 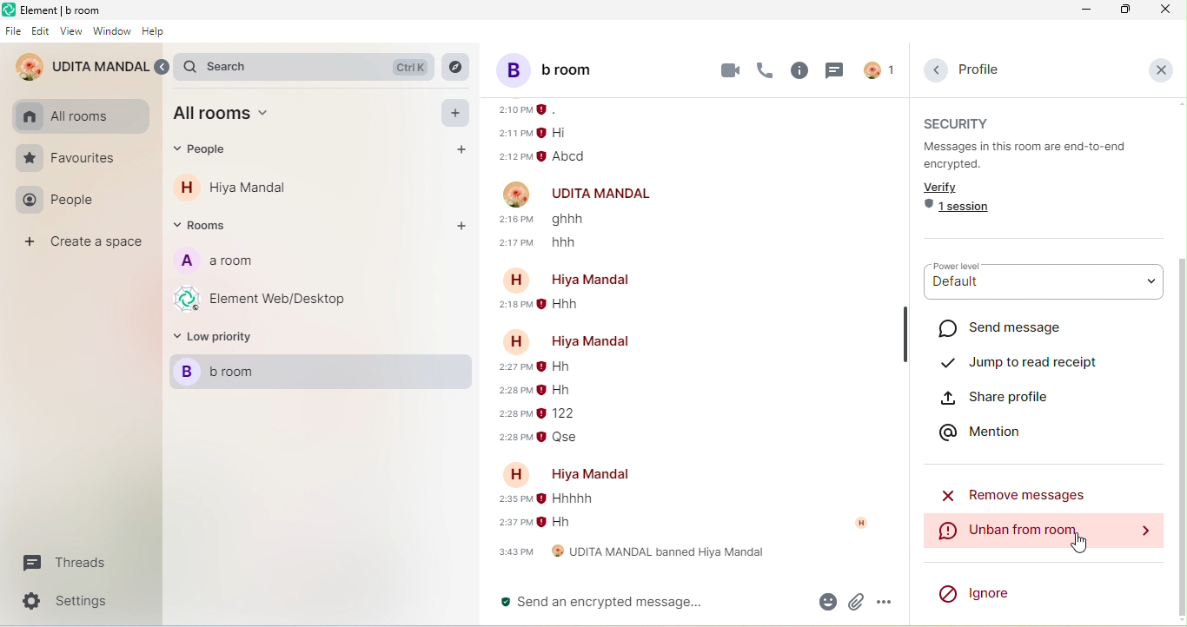 I want to click on b room, so click(x=568, y=69).